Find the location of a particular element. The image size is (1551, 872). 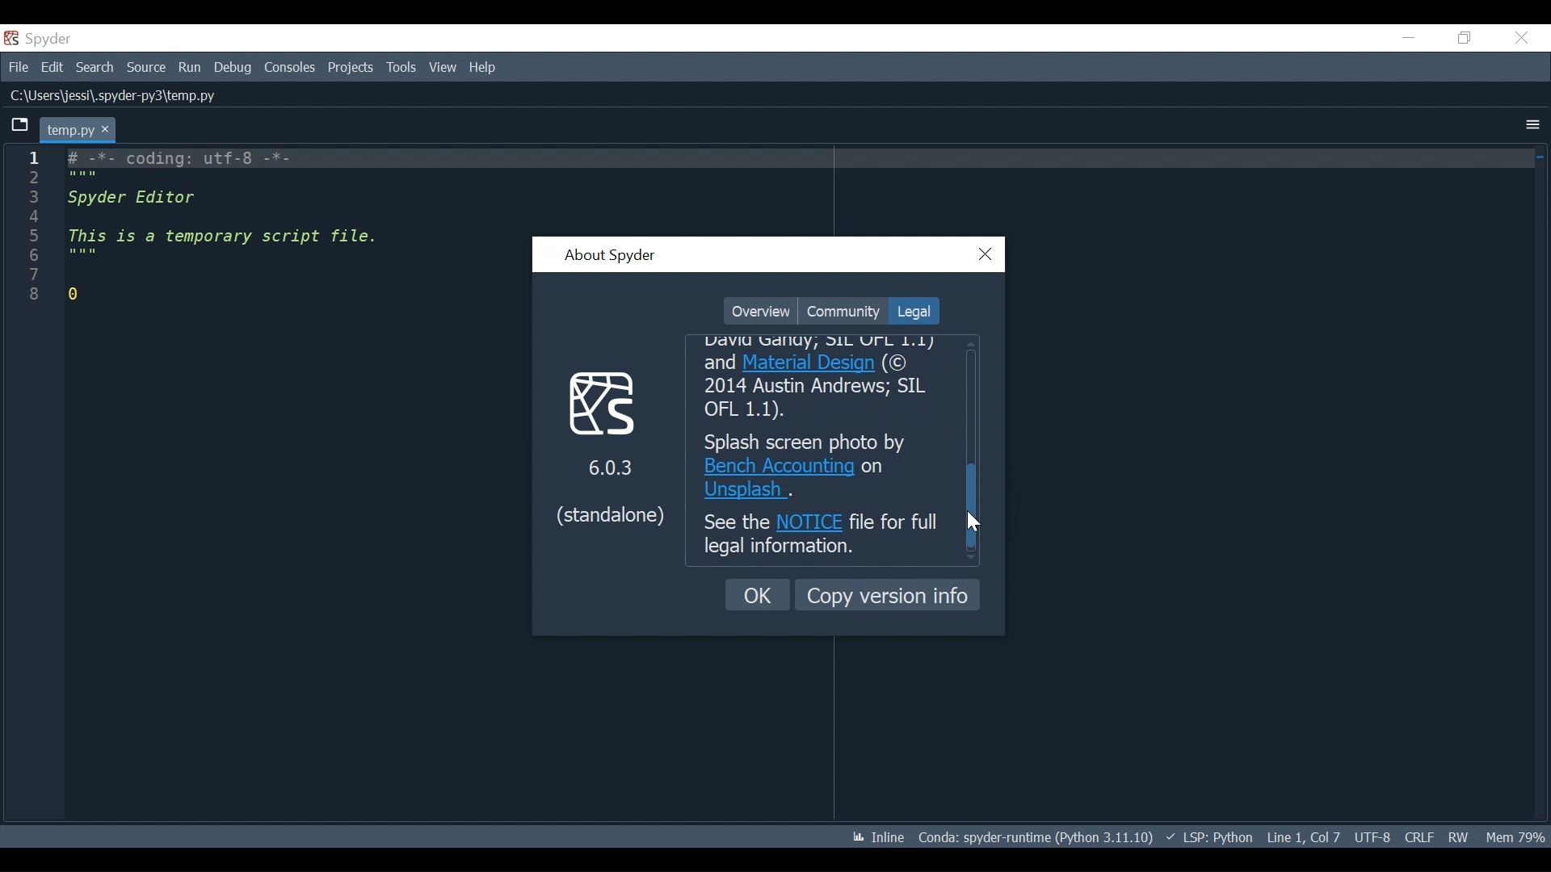

Close is located at coordinates (986, 255).